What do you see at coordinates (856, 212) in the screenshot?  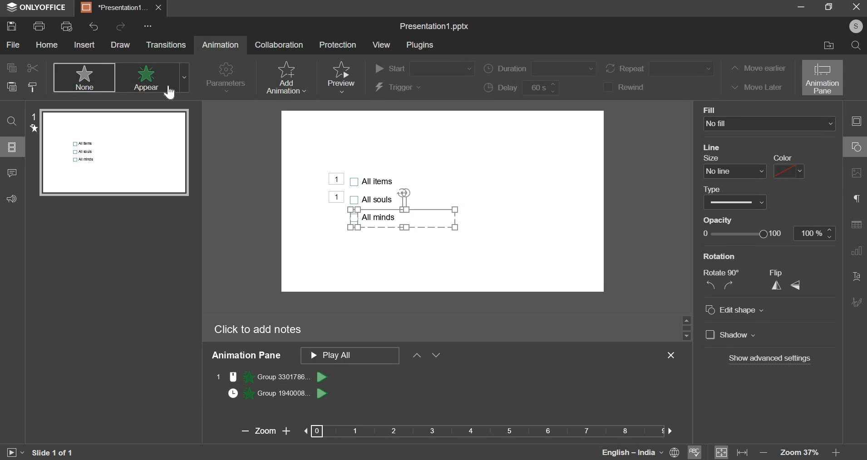 I see `right side bar` at bounding box center [856, 212].